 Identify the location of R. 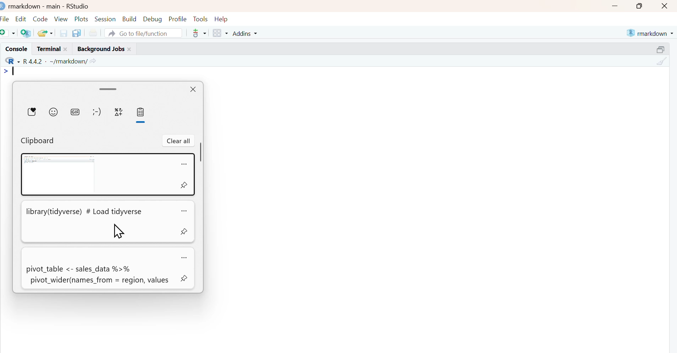
(11, 61).